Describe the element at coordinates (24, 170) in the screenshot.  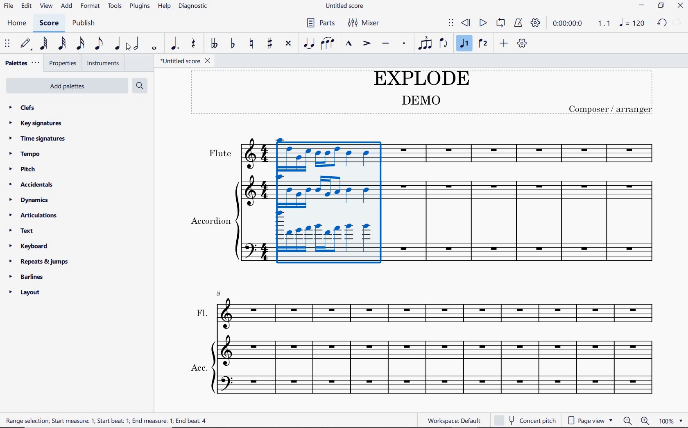
I see `pitch` at that location.